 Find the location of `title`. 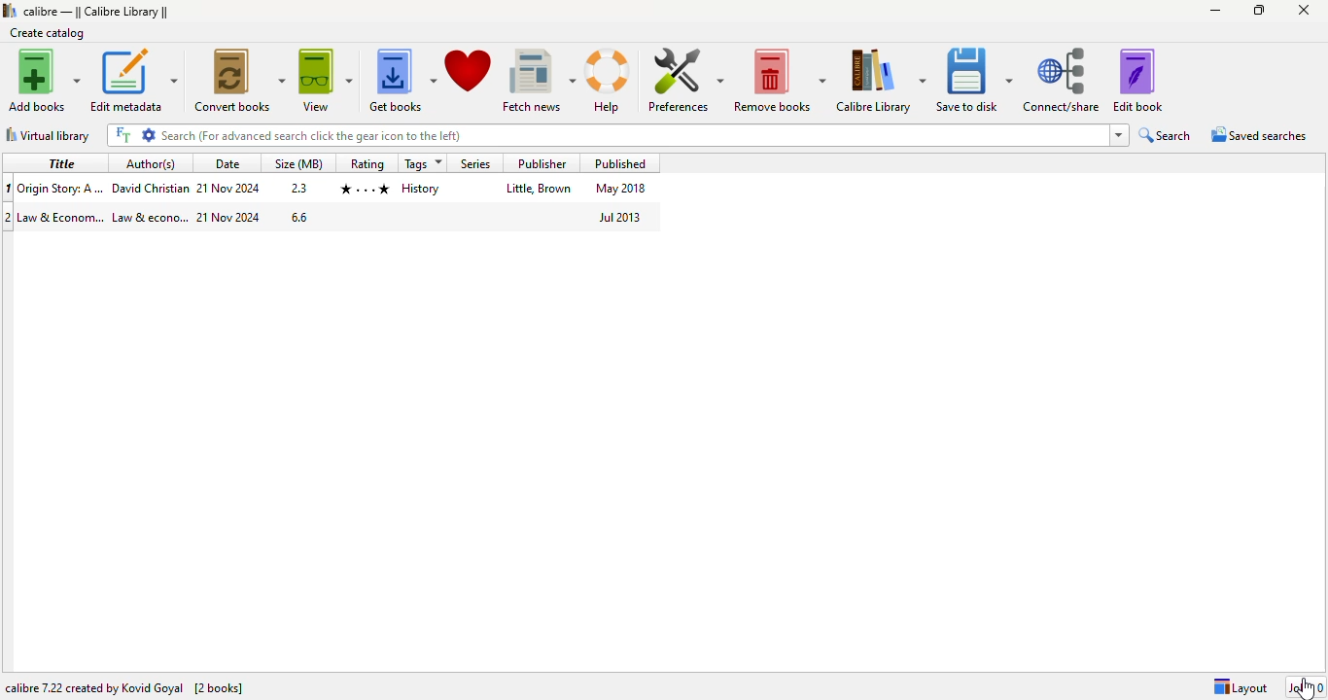

title is located at coordinates (62, 216).